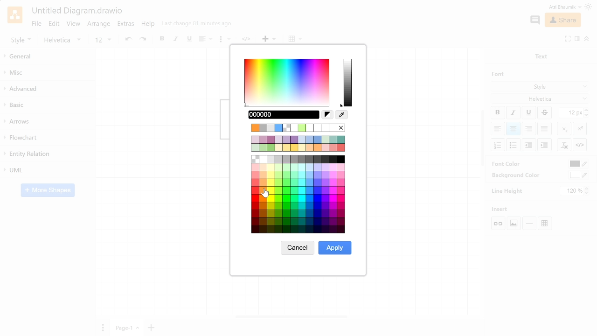 This screenshot has width=597, height=336. What do you see at coordinates (578, 164) in the screenshot?
I see `Font color` at bounding box center [578, 164].